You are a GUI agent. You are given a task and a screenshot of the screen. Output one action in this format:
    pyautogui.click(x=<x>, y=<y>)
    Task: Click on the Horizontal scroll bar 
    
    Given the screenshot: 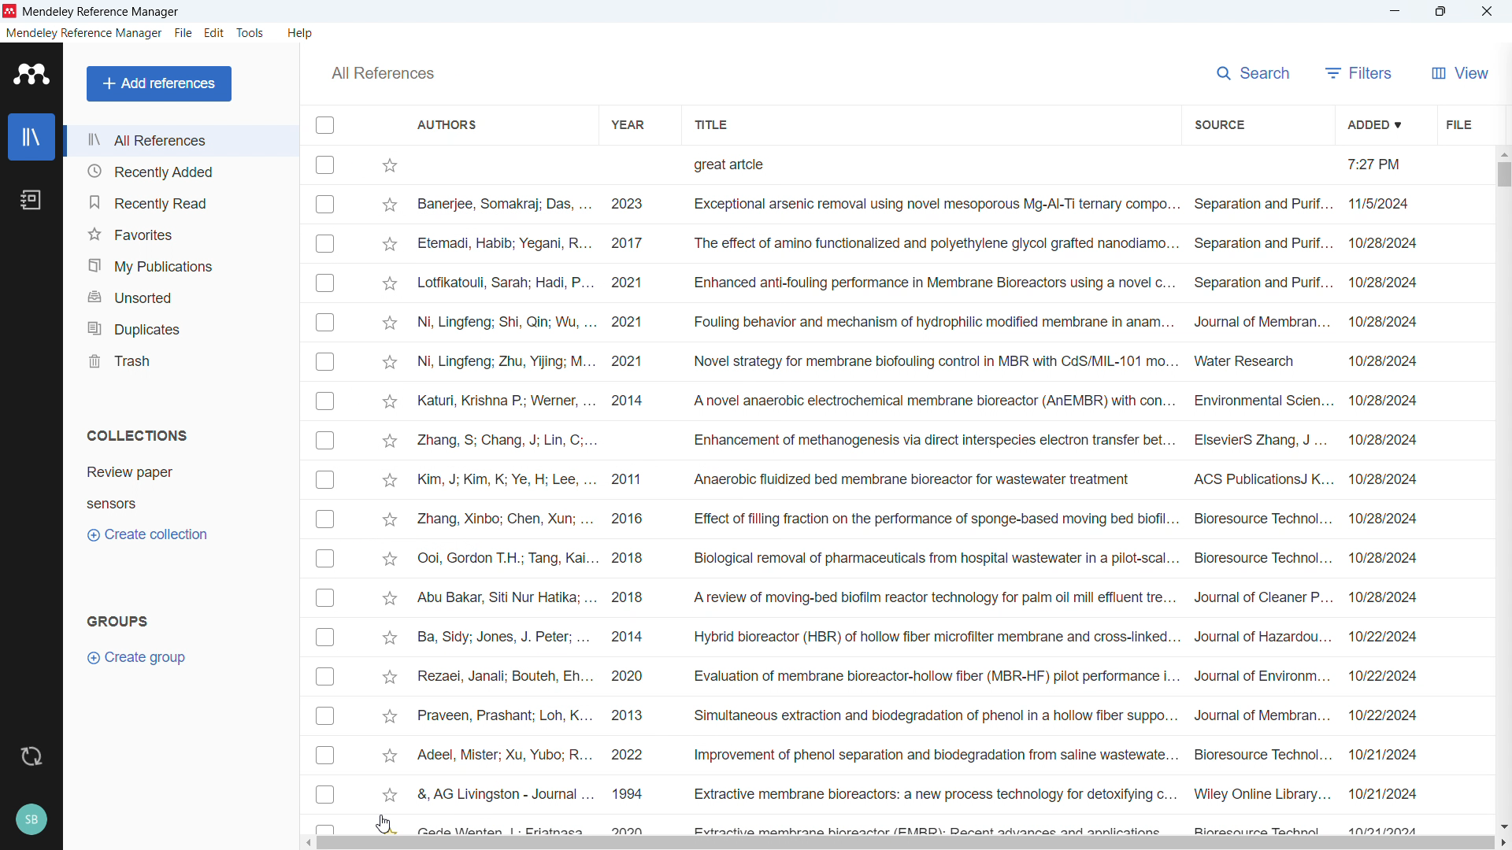 What is the action you would take?
    pyautogui.click(x=906, y=844)
    